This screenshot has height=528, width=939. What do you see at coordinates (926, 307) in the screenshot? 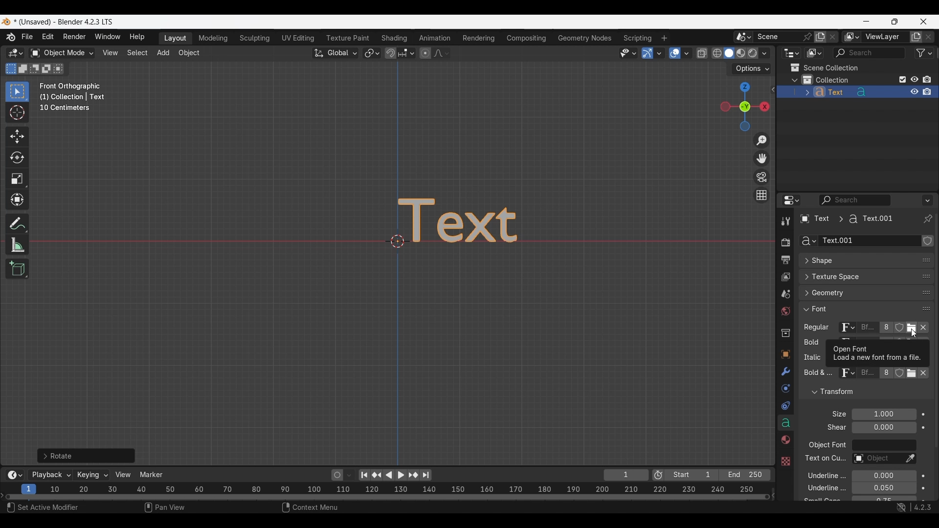
I see `Change position in the list ` at bounding box center [926, 307].